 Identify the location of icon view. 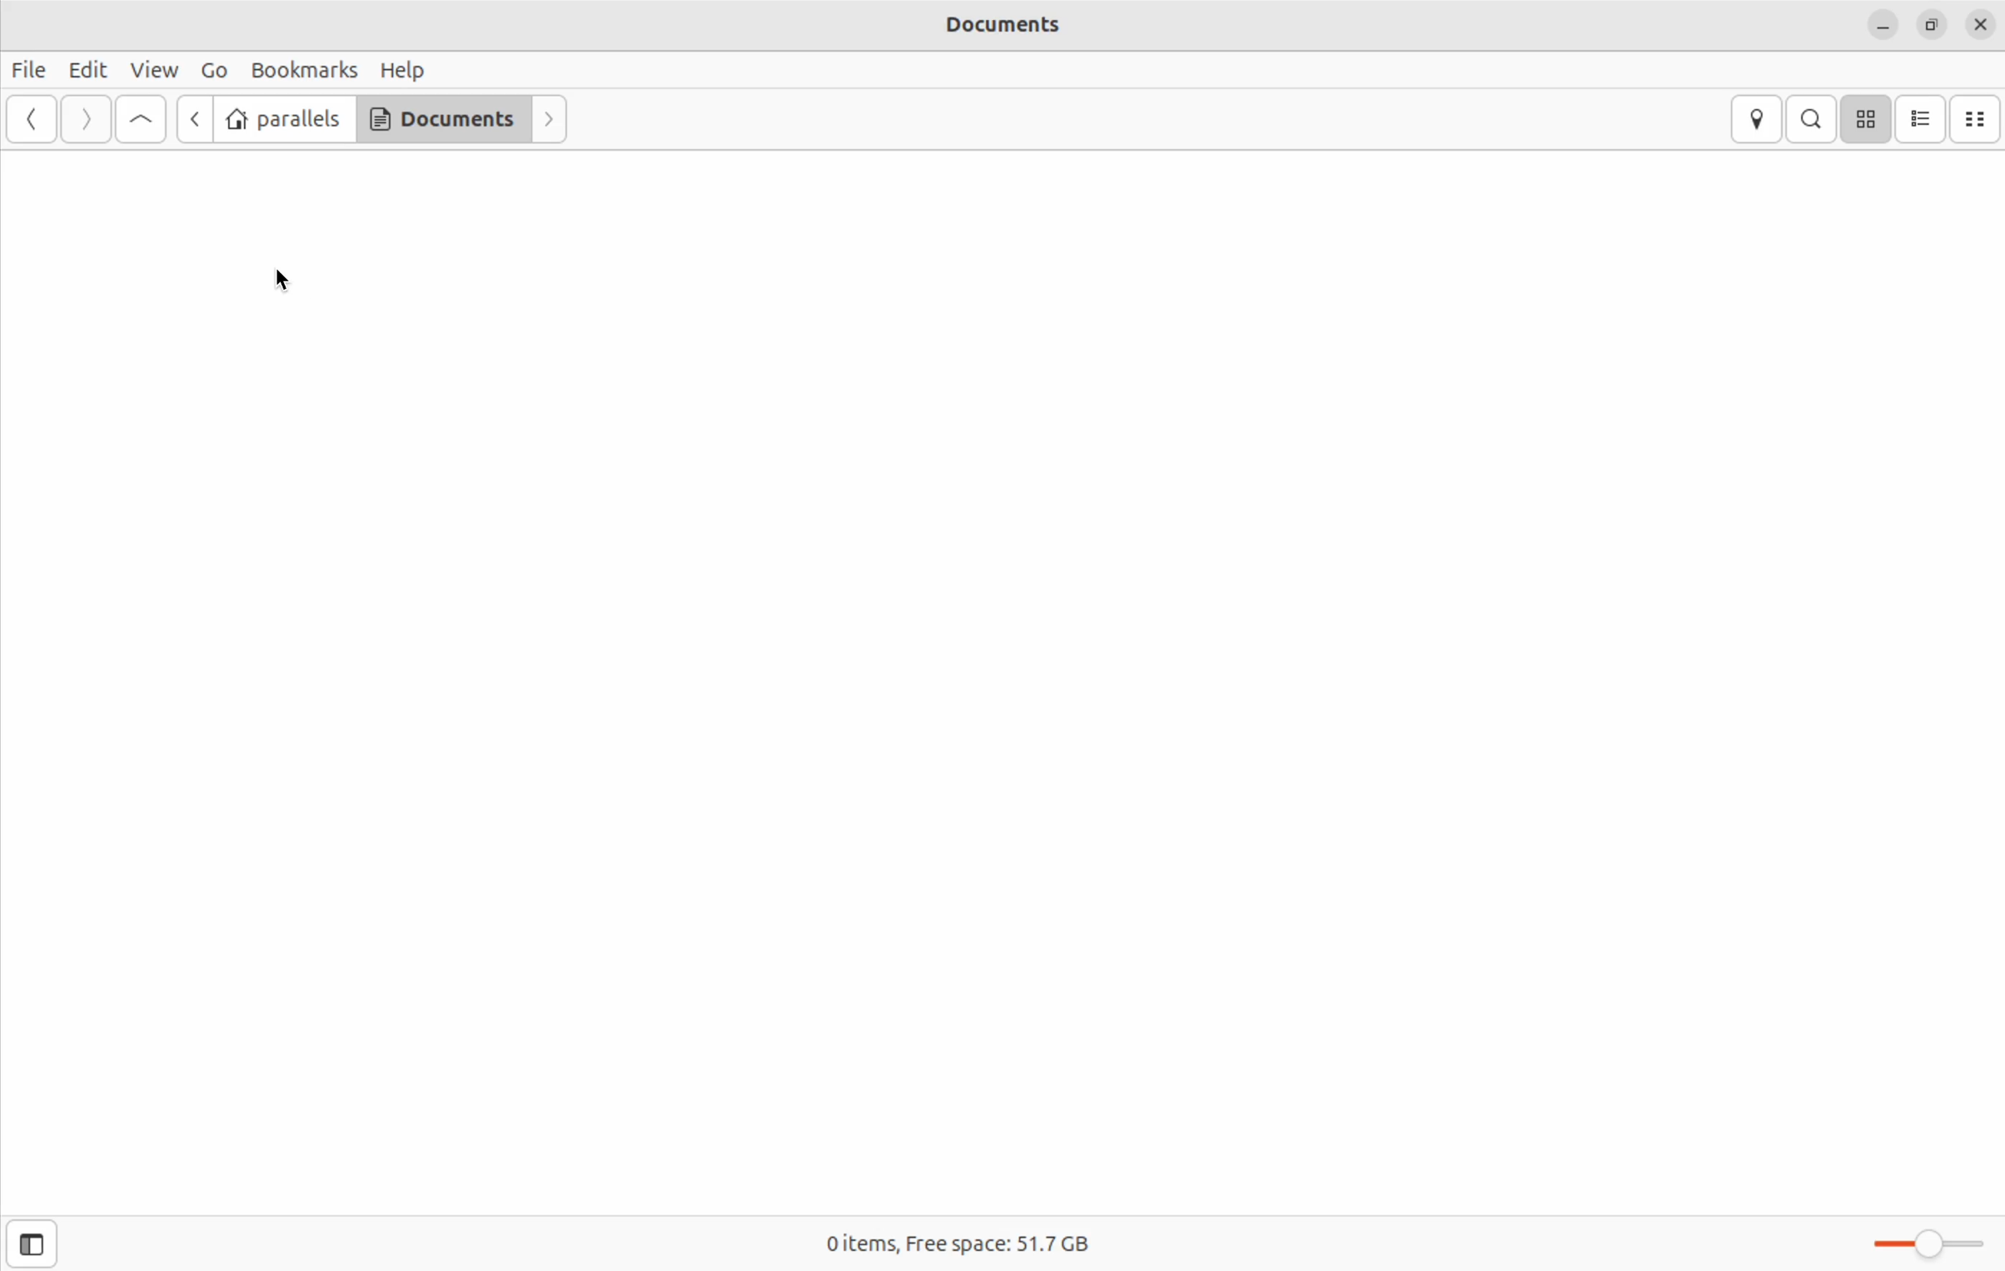
(1873, 118).